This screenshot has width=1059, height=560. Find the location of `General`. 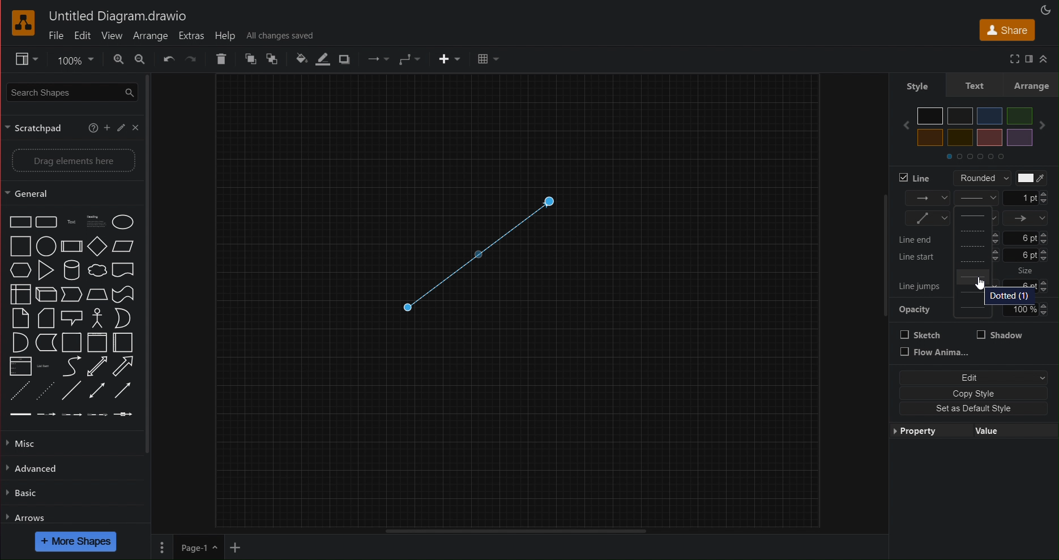

General is located at coordinates (35, 193).